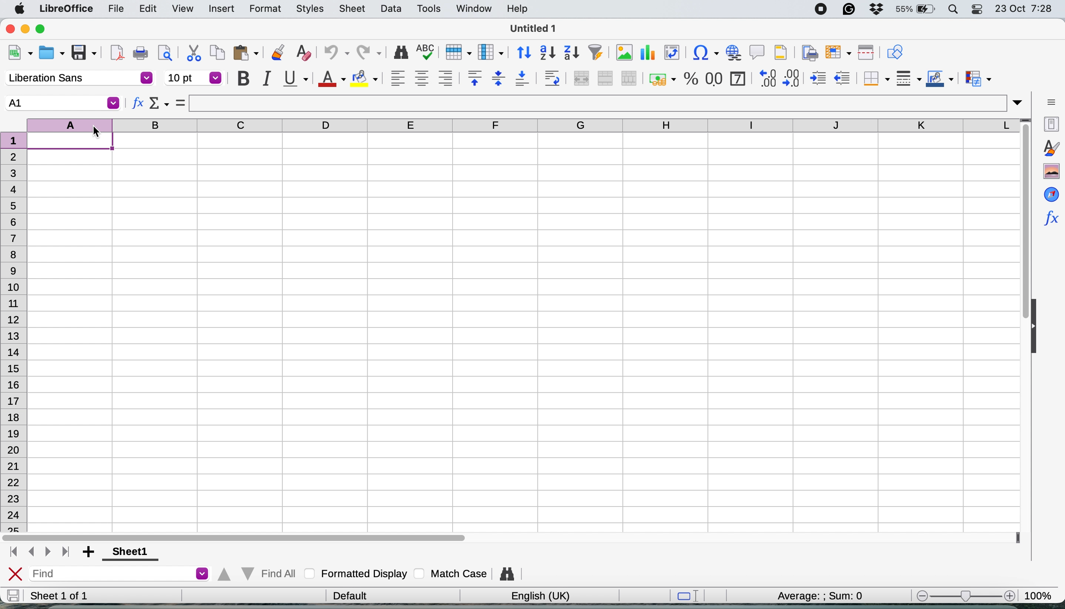 This screenshot has height=609, width=1065. What do you see at coordinates (907, 79) in the screenshot?
I see `border styles` at bounding box center [907, 79].